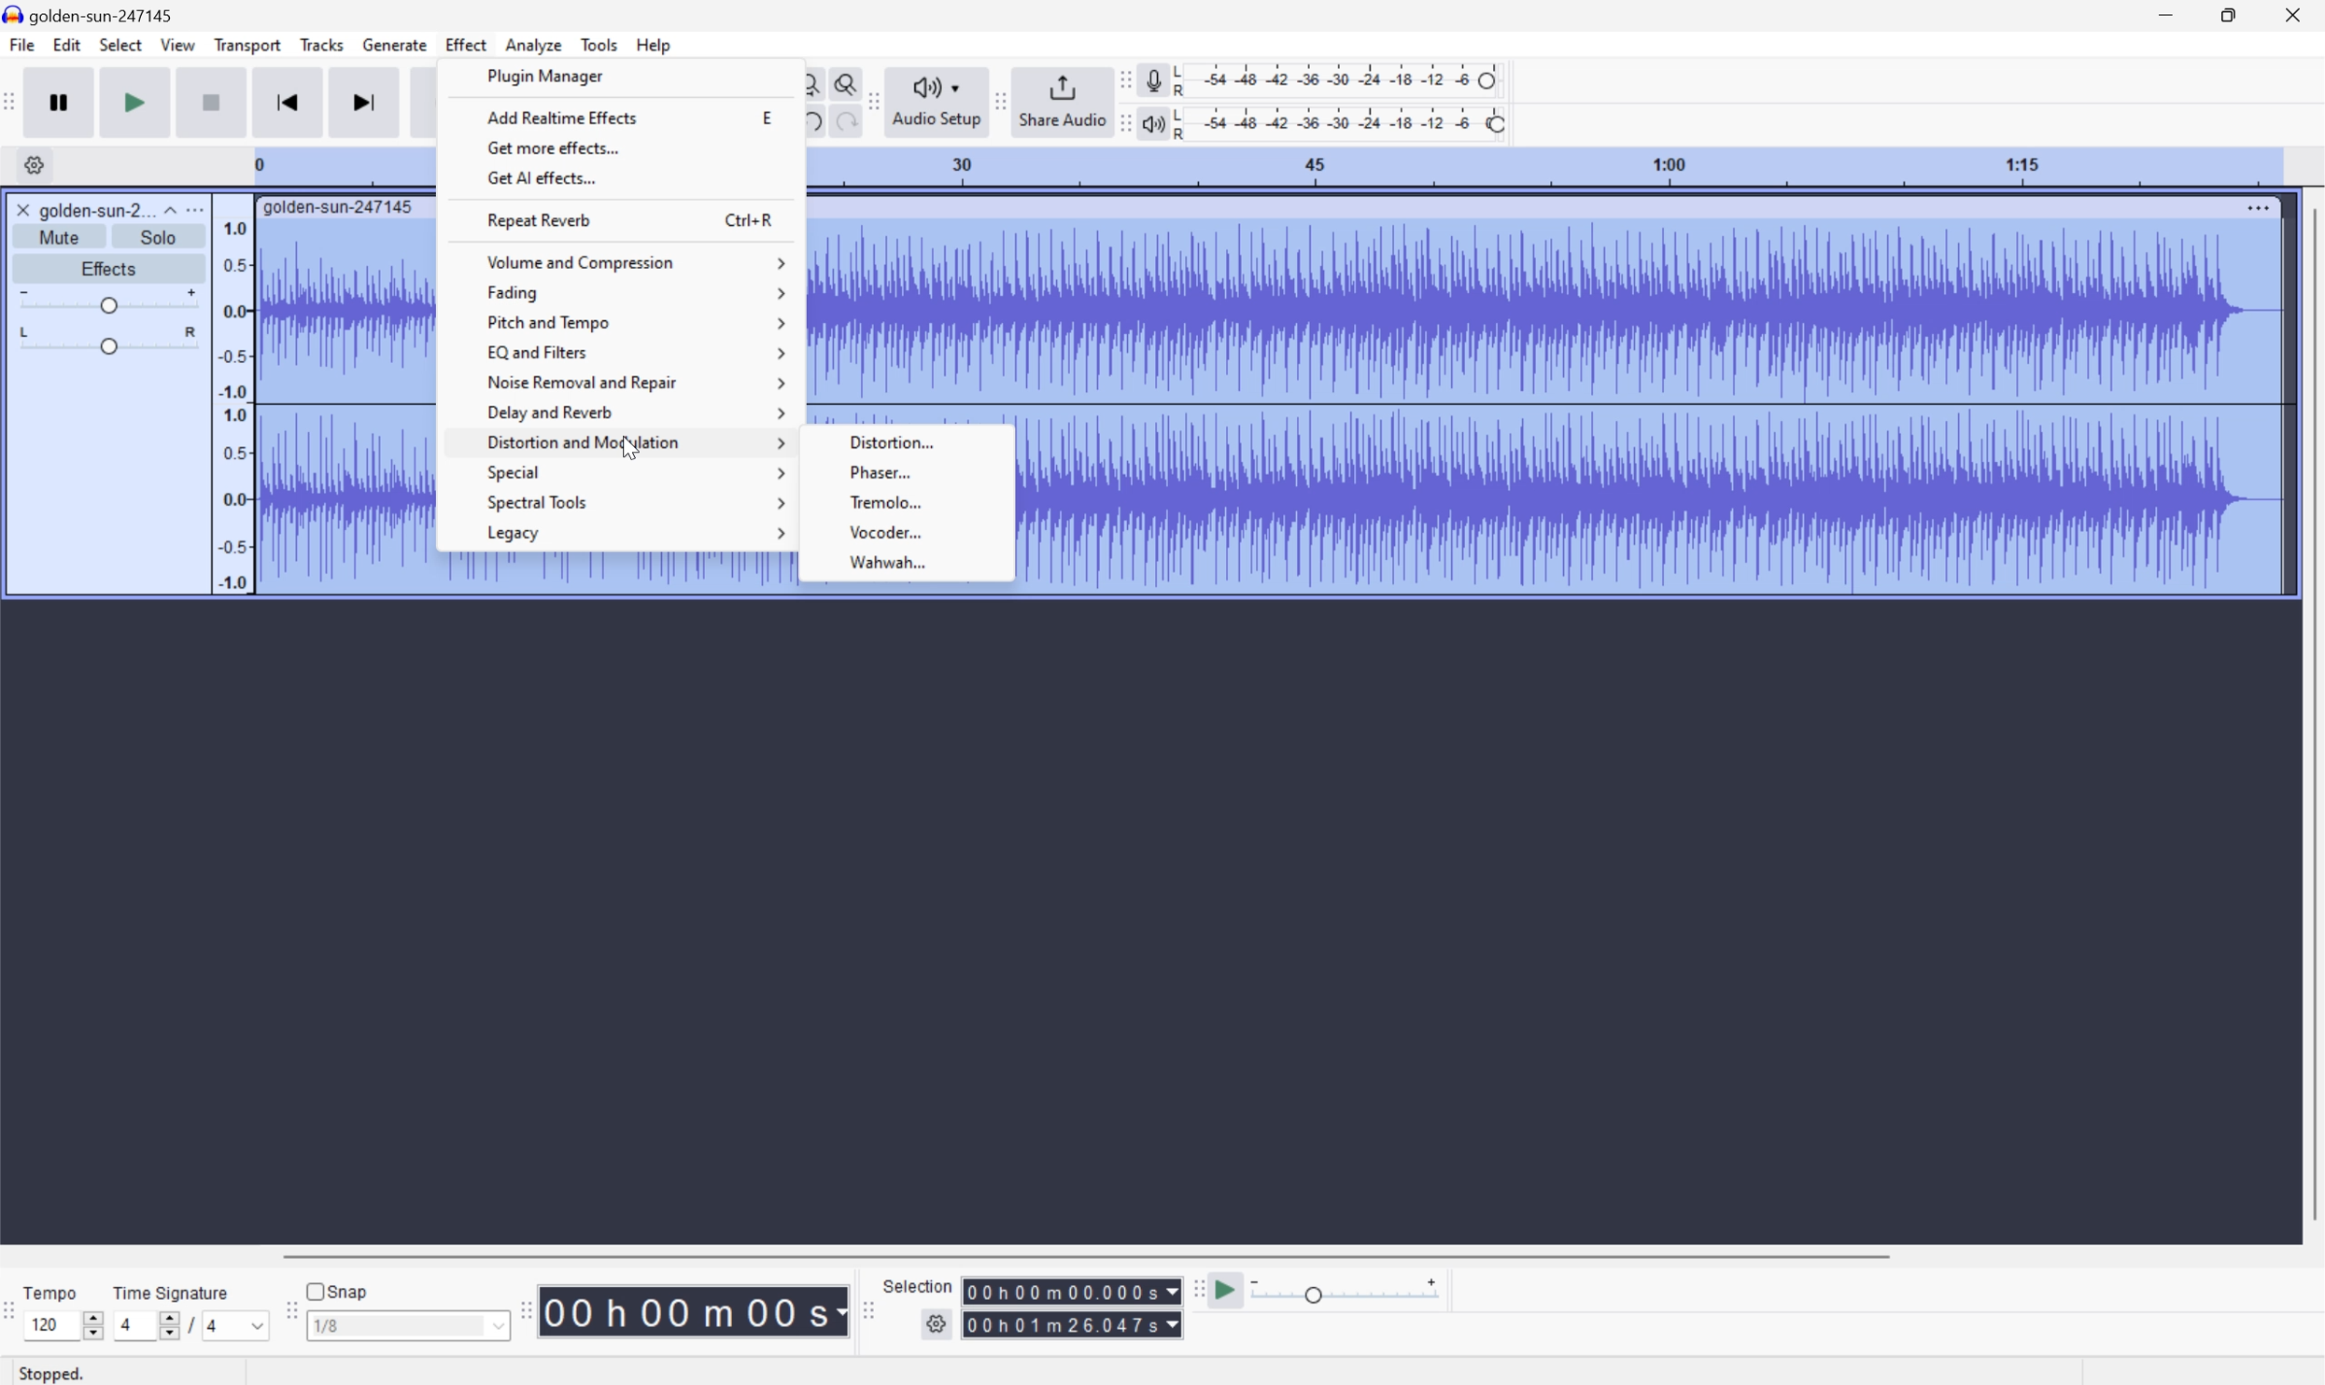 This screenshot has width=2325, height=1385. I want to click on Skip to end, so click(363, 104).